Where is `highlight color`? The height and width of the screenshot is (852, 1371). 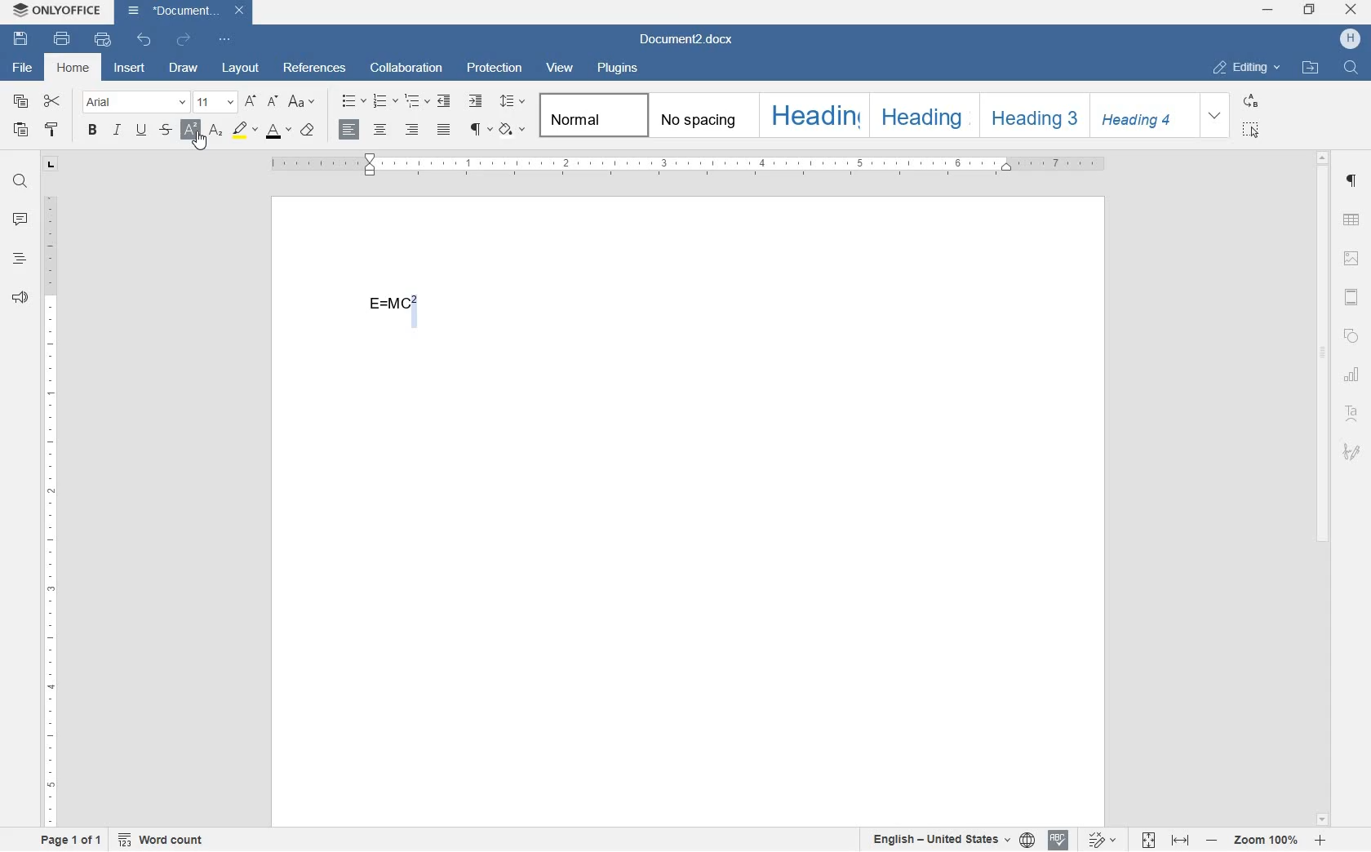 highlight color is located at coordinates (244, 131).